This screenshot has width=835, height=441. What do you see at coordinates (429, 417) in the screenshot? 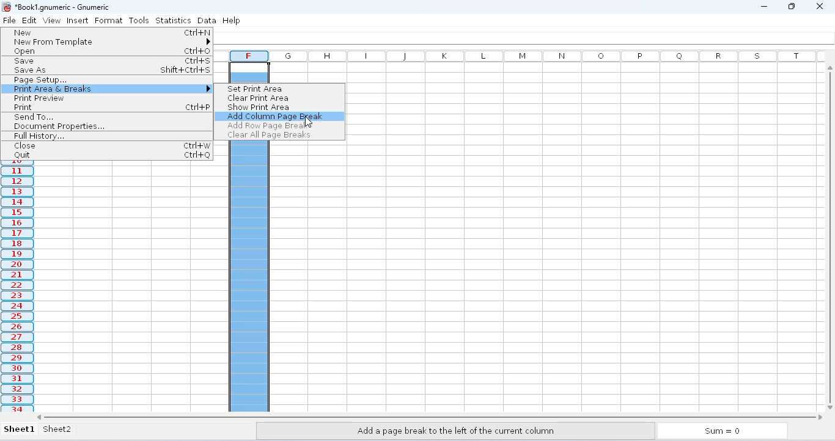
I see `horizontal scroll bar` at bounding box center [429, 417].